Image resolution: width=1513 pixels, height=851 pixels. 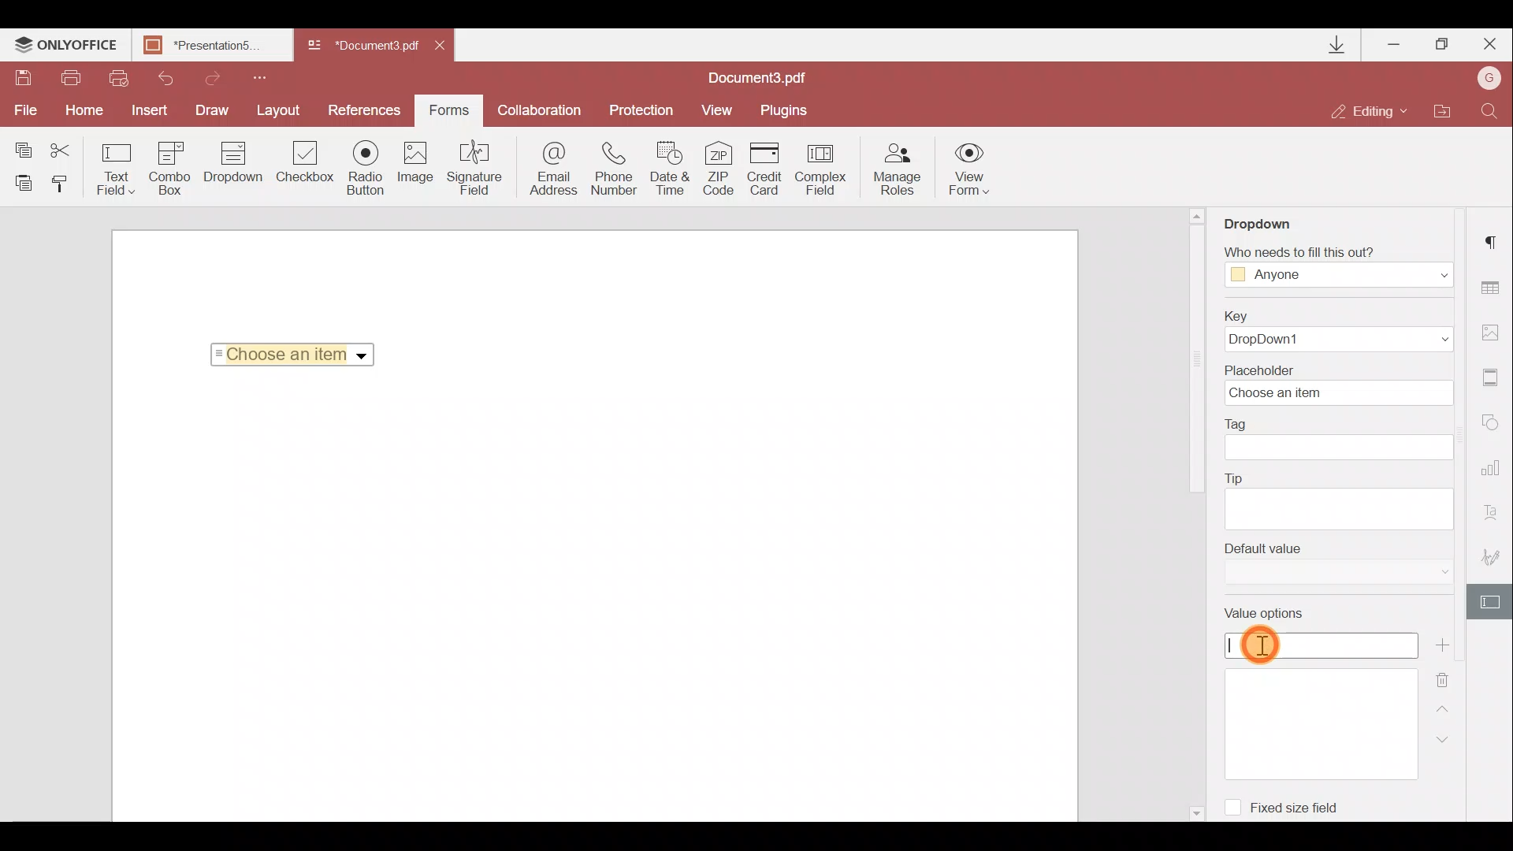 What do you see at coordinates (448, 105) in the screenshot?
I see `Forms` at bounding box center [448, 105].